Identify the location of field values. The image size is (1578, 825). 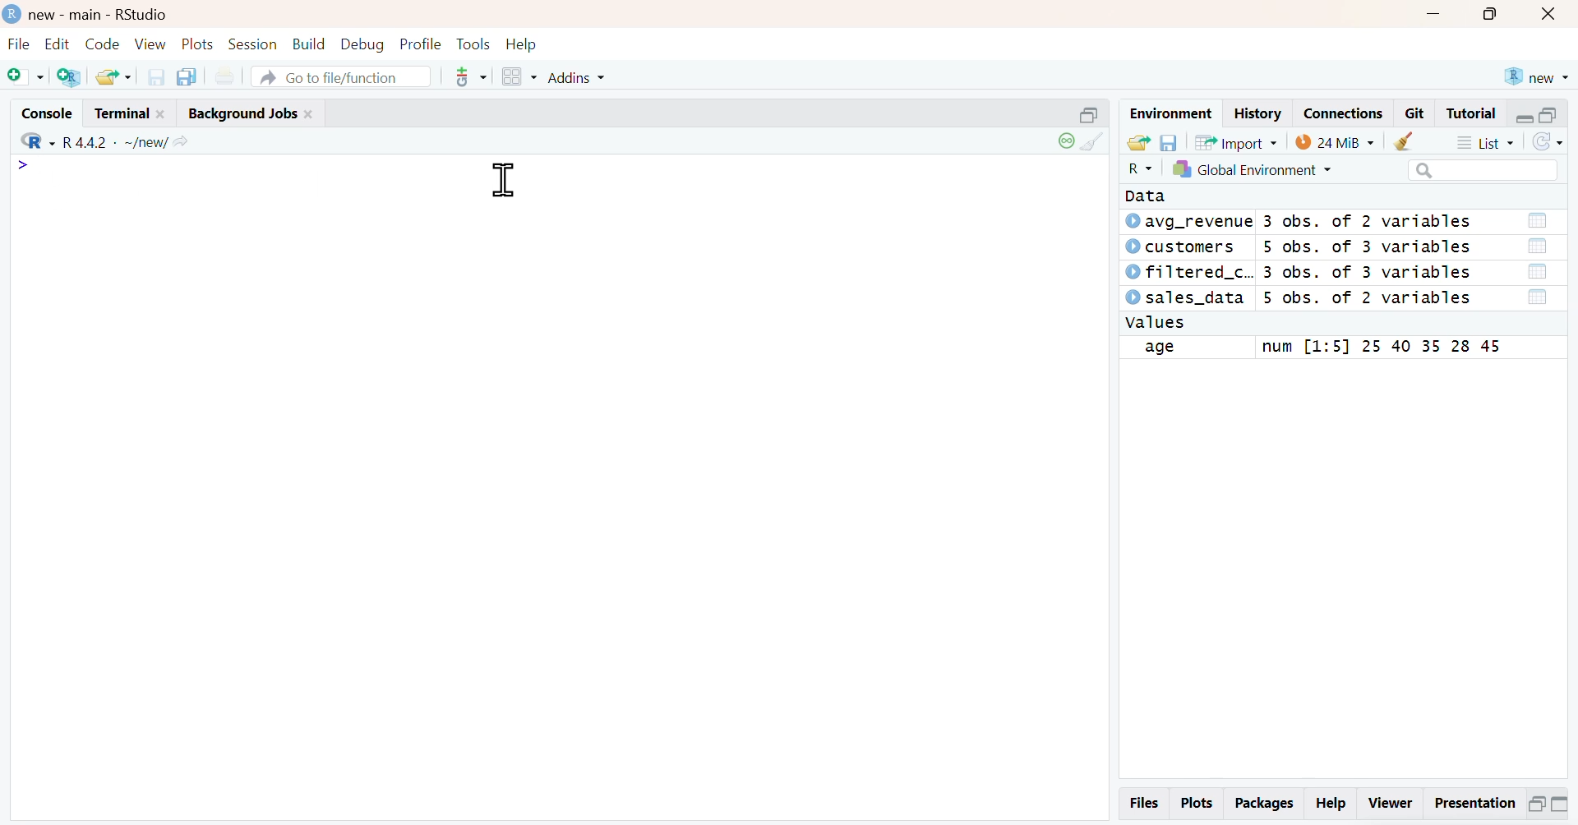
(1377, 348).